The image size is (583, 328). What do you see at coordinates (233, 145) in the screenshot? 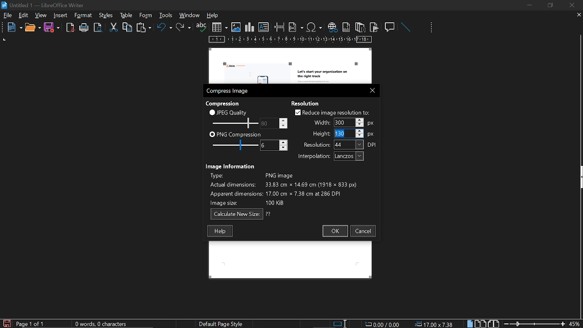
I see `png compression scale` at bounding box center [233, 145].